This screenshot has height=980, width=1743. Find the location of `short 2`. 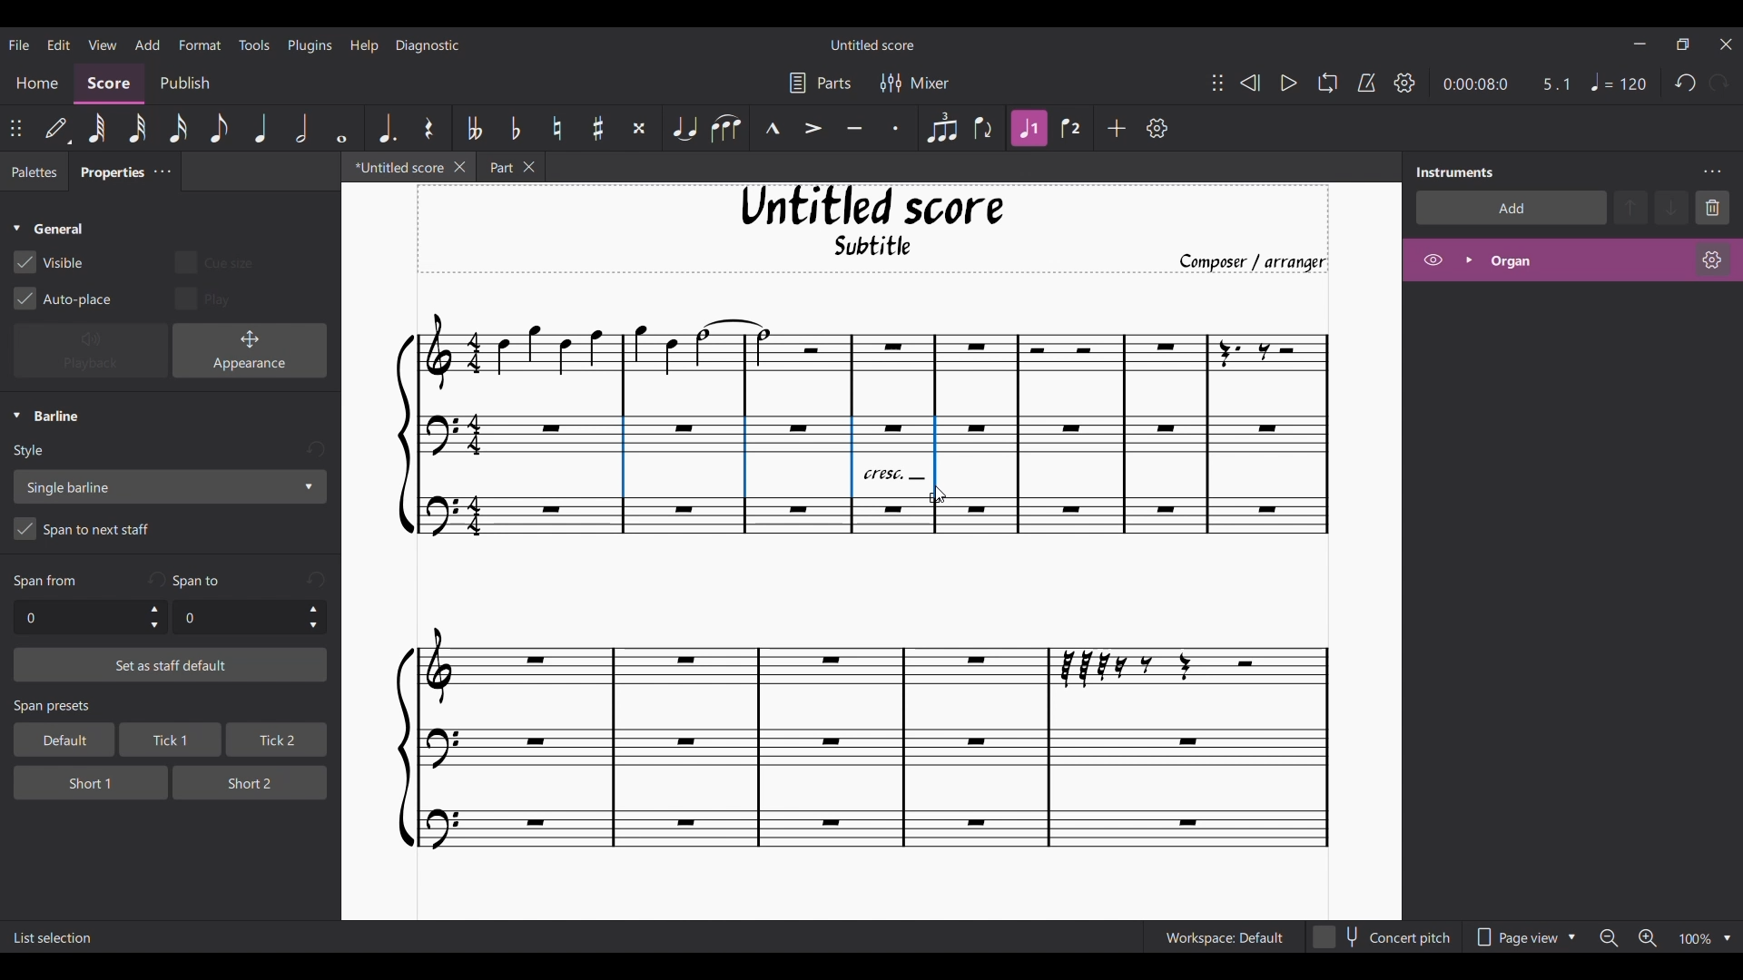

short 2 is located at coordinates (241, 781).